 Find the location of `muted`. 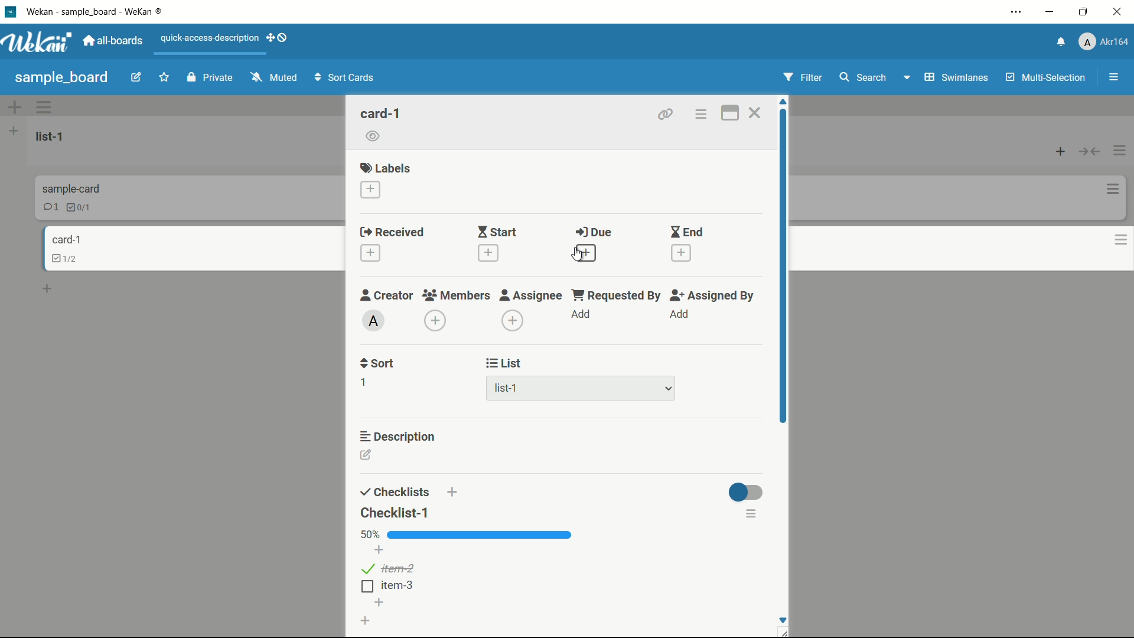

muted is located at coordinates (274, 77).